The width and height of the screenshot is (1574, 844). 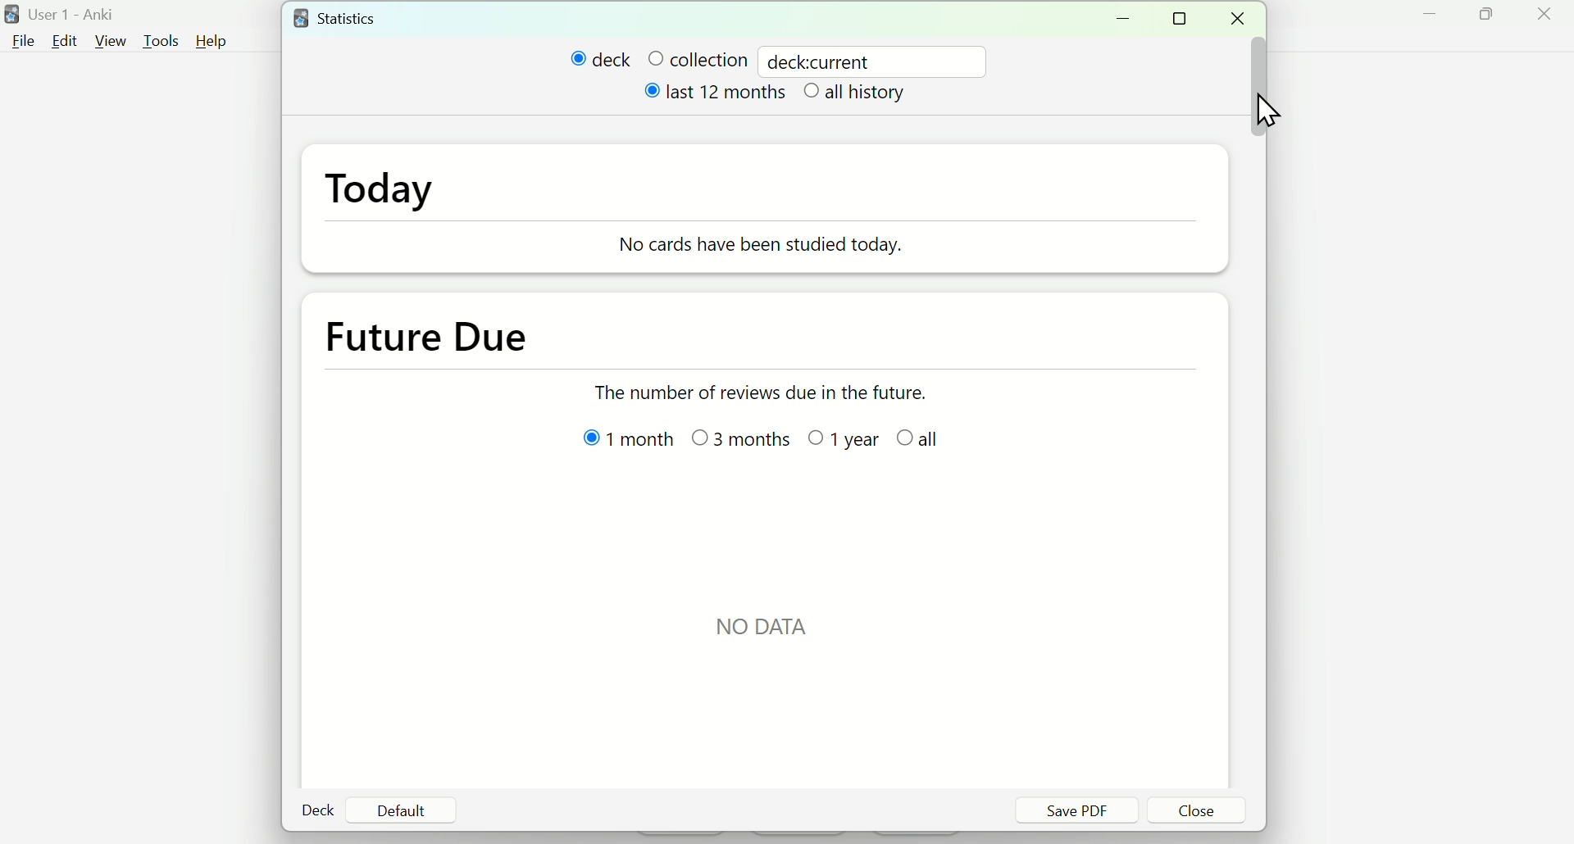 What do you see at coordinates (401, 810) in the screenshot?
I see `Default` at bounding box center [401, 810].